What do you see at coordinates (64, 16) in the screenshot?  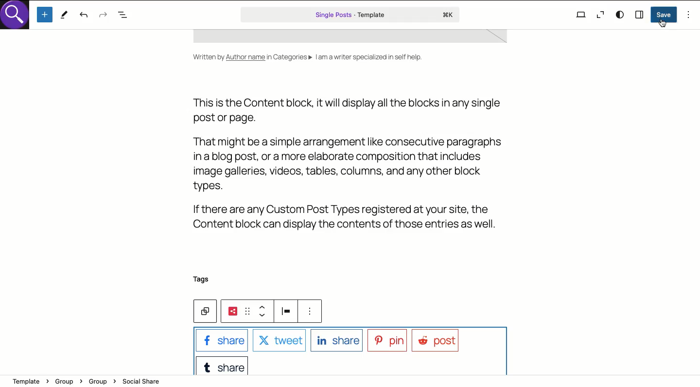 I see `Tools` at bounding box center [64, 16].